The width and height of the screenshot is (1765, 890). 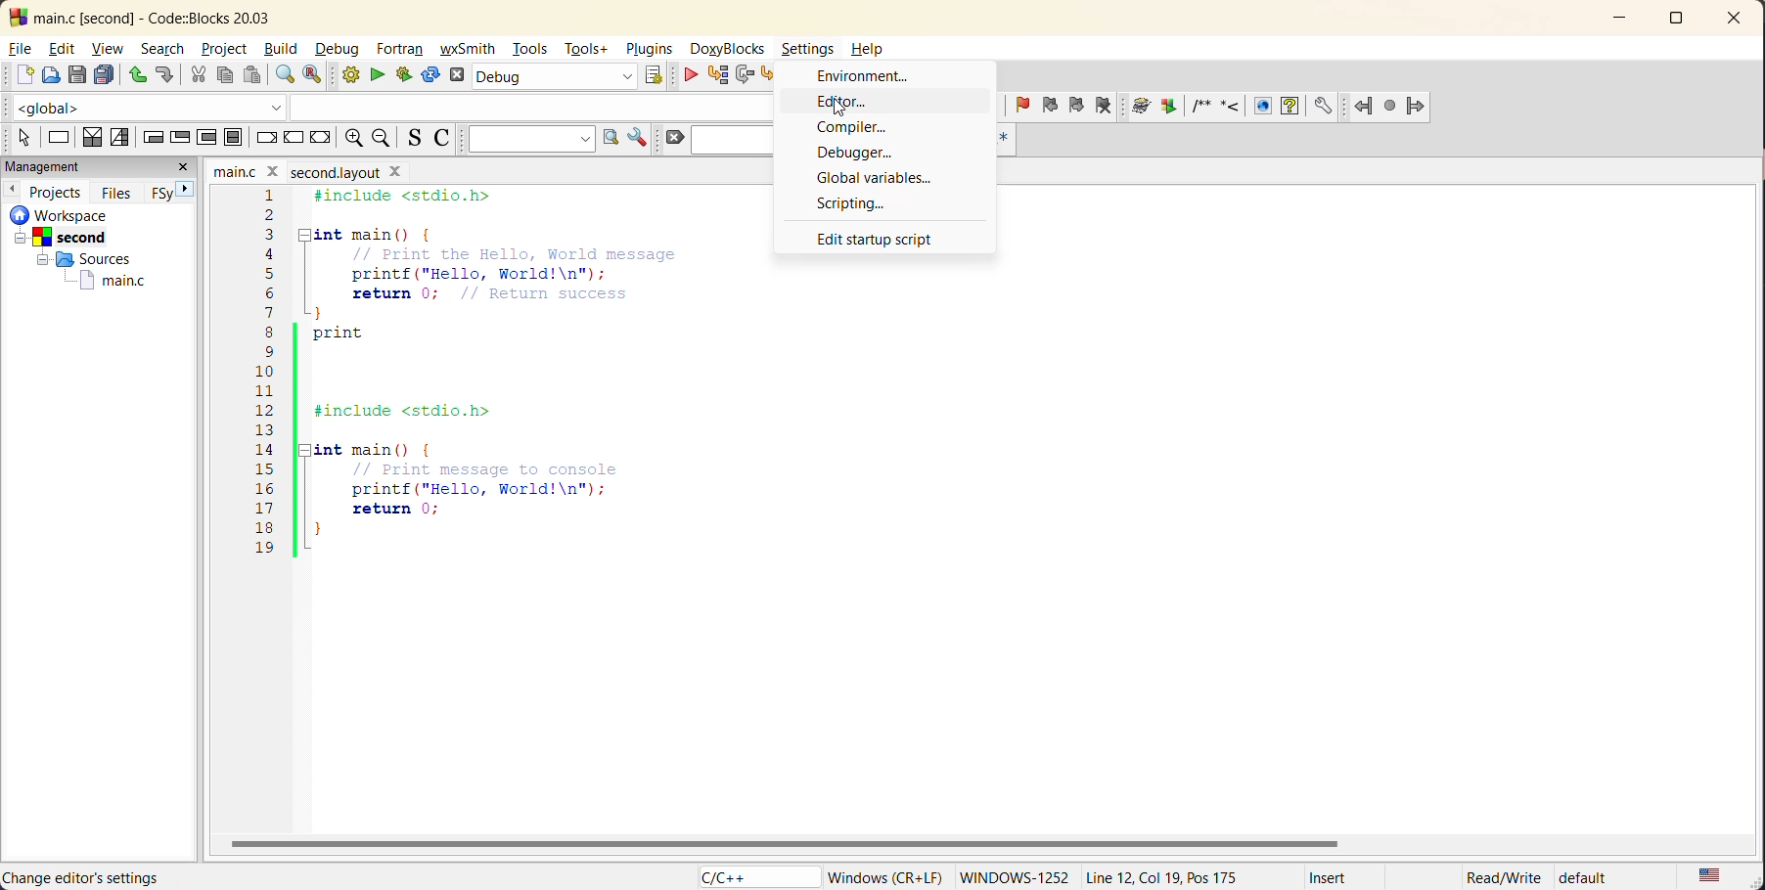 I want to click on build, so click(x=284, y=51).